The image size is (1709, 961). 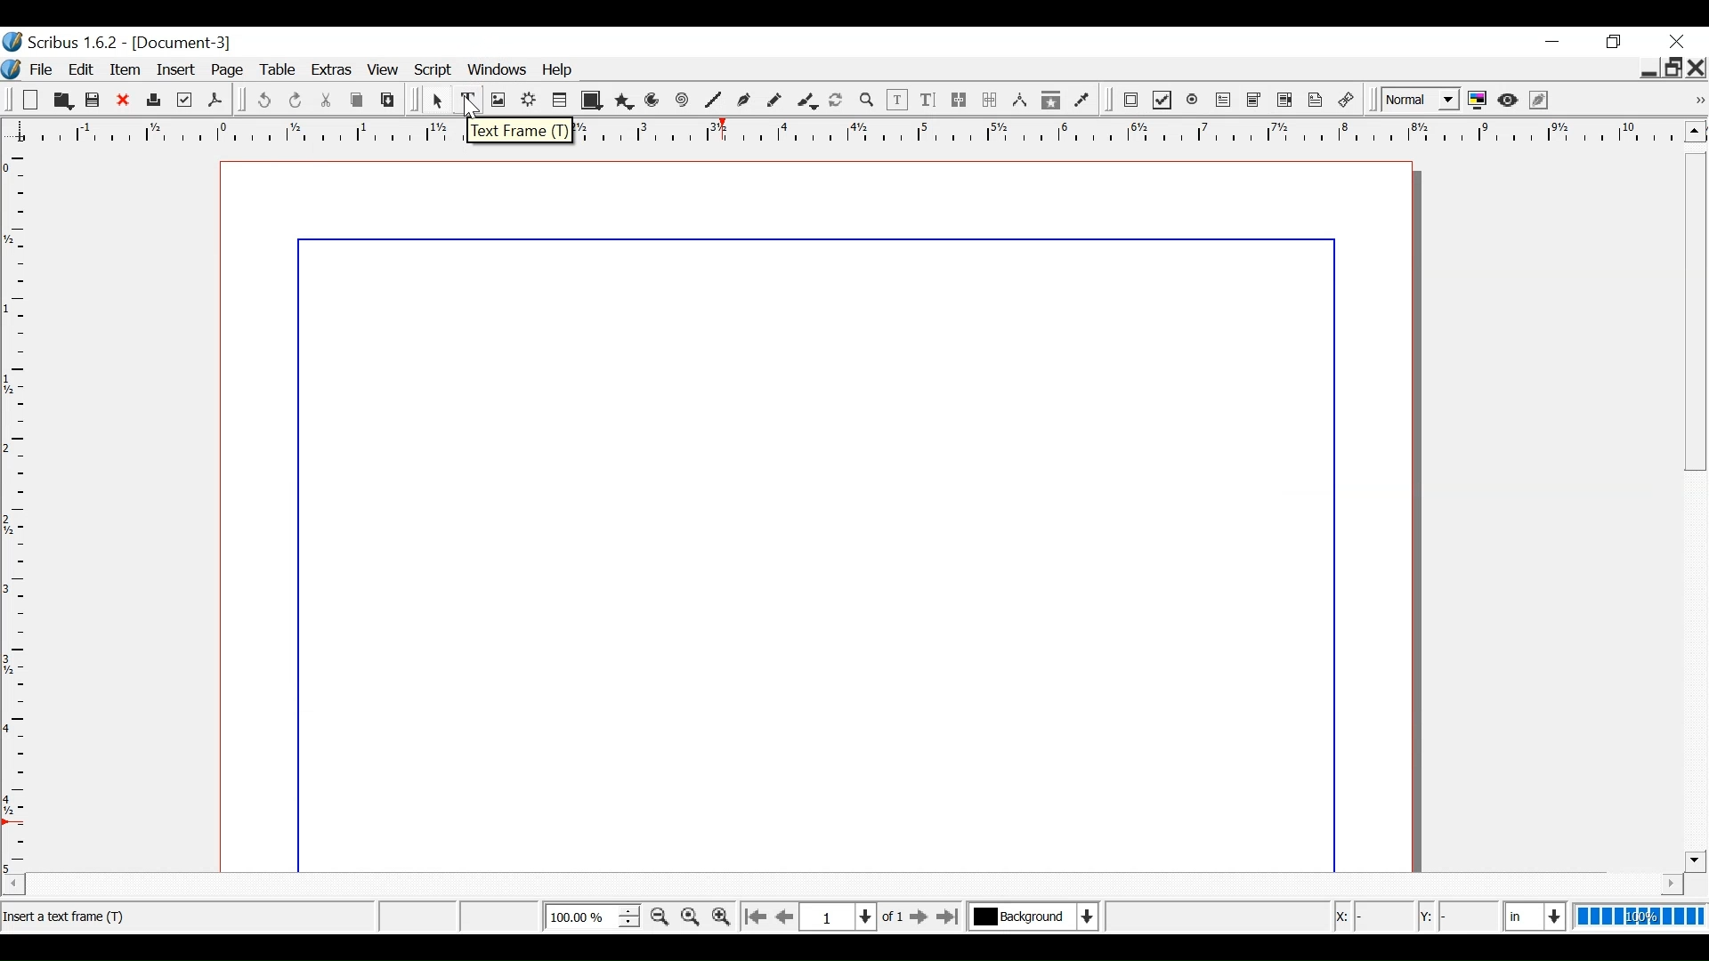 What do you see at coordinates (1030, 916) in the screenshot?
I see `Select the current layer` at bounding box center [1030, 916].